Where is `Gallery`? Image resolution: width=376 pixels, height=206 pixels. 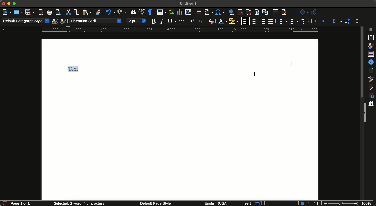 Gallery is located at coordinates (370, 54).